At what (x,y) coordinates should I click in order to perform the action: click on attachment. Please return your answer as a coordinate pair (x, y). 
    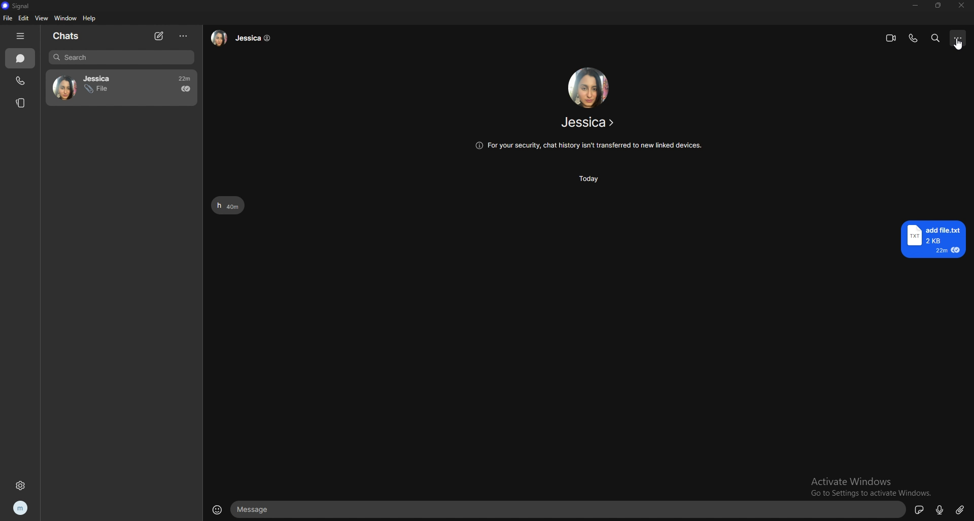
    Looking at the image, I should click on (960, 509).